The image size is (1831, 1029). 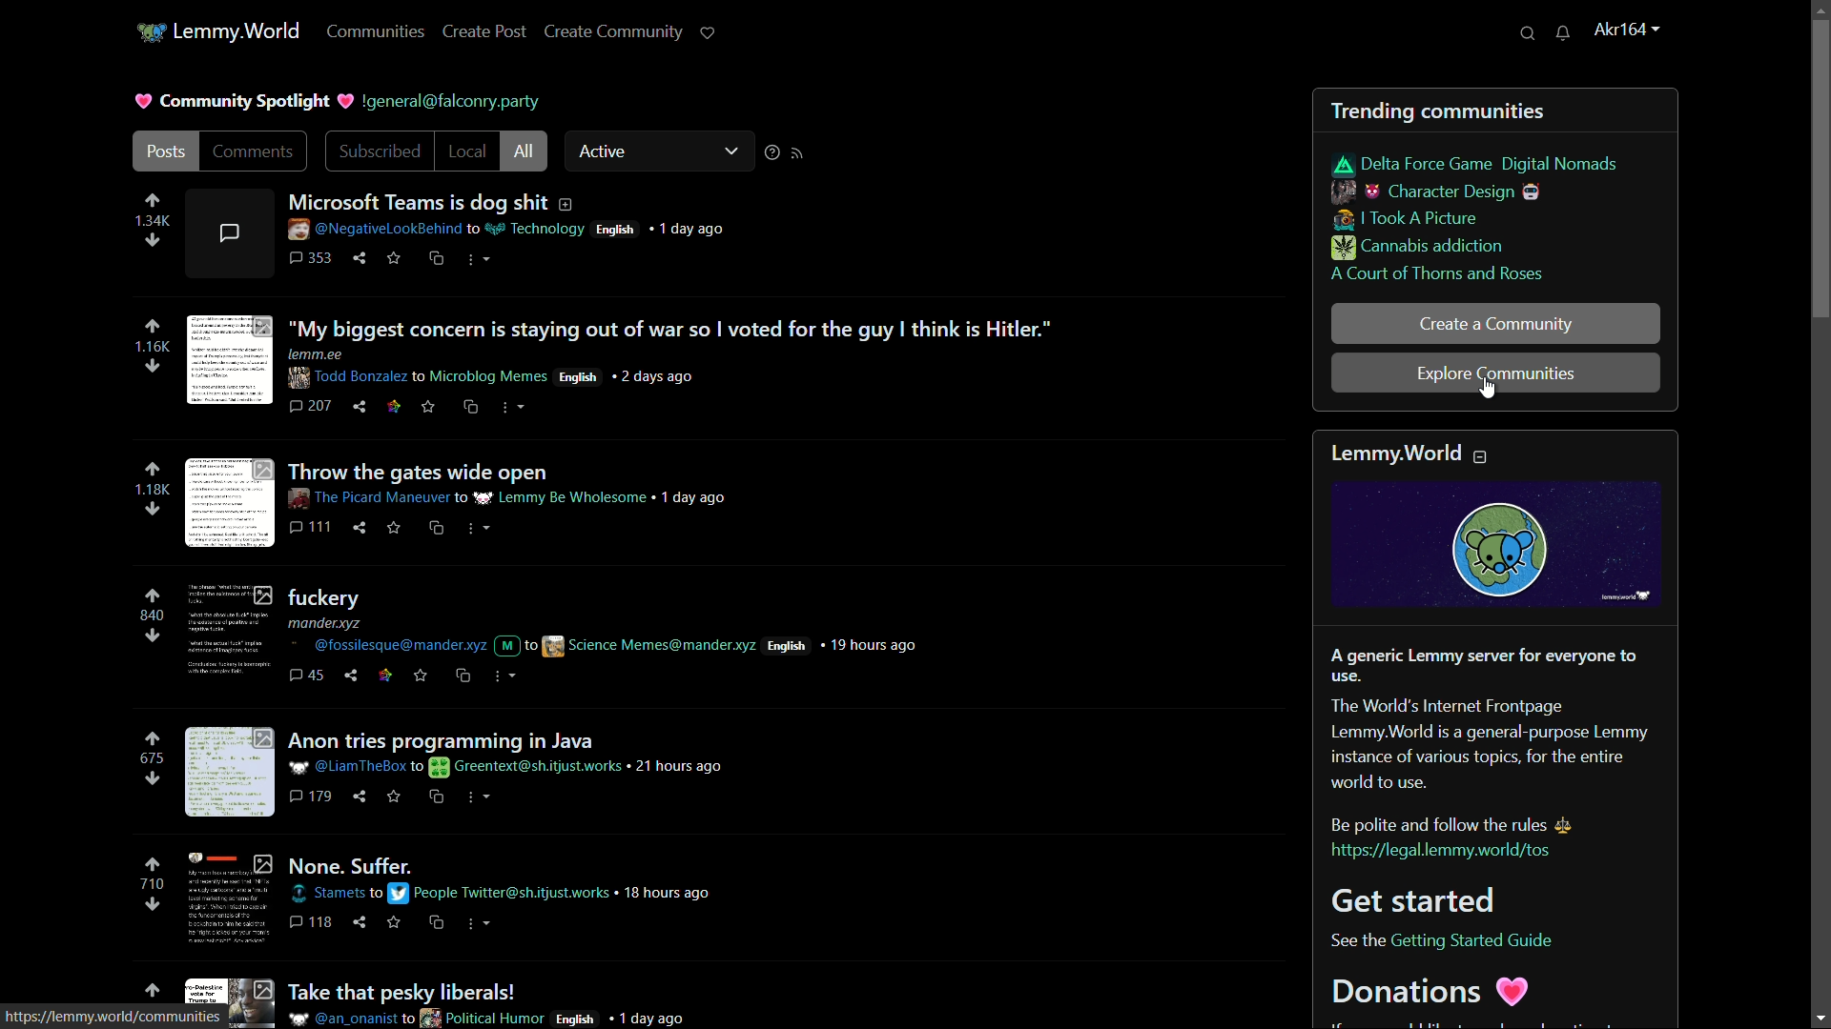 I want to click on post-2, so click(x=668, y=327).